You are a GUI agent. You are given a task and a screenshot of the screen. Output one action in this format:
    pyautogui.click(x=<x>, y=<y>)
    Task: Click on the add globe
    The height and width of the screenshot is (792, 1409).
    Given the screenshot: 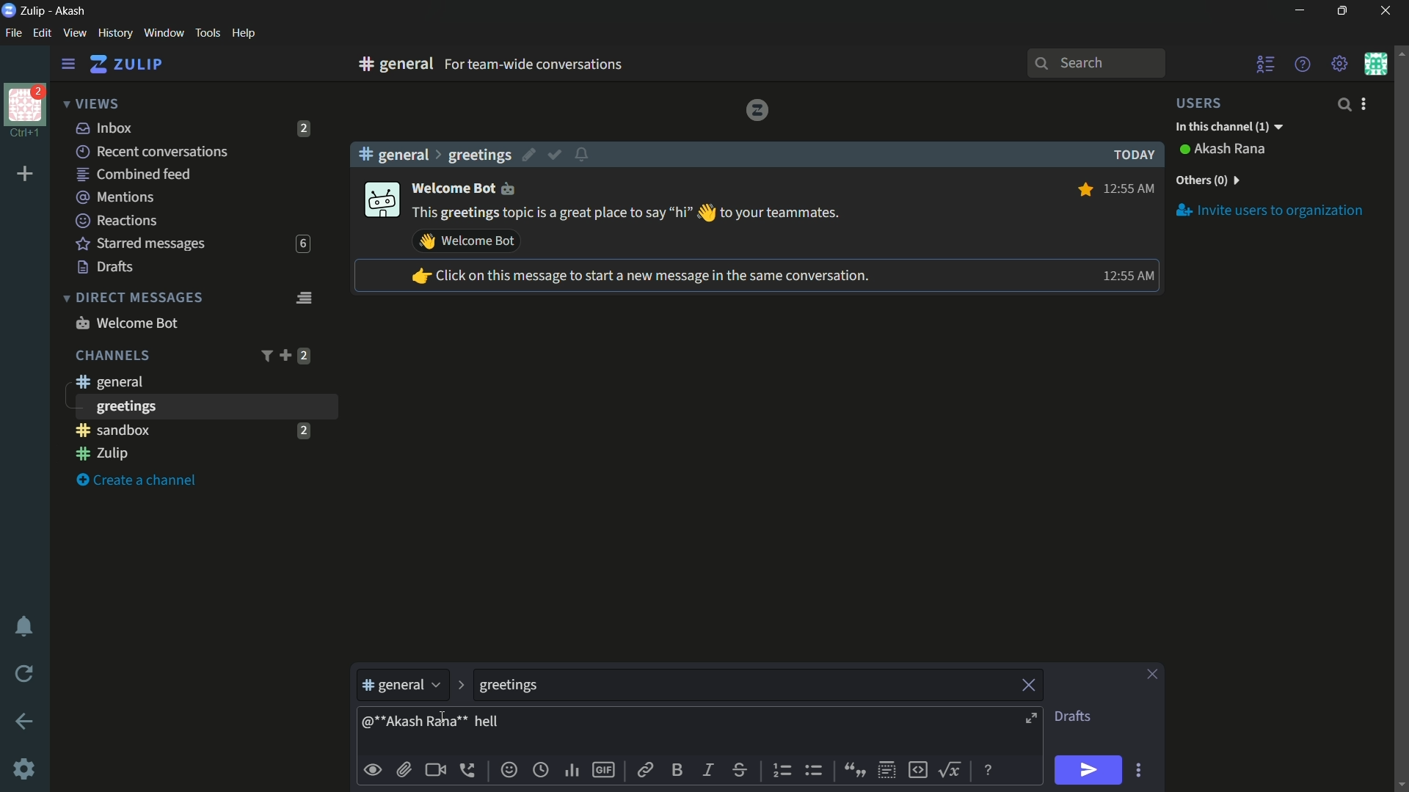 What is the action you would take?
    pyautogui.click(x=541, y=771)
    